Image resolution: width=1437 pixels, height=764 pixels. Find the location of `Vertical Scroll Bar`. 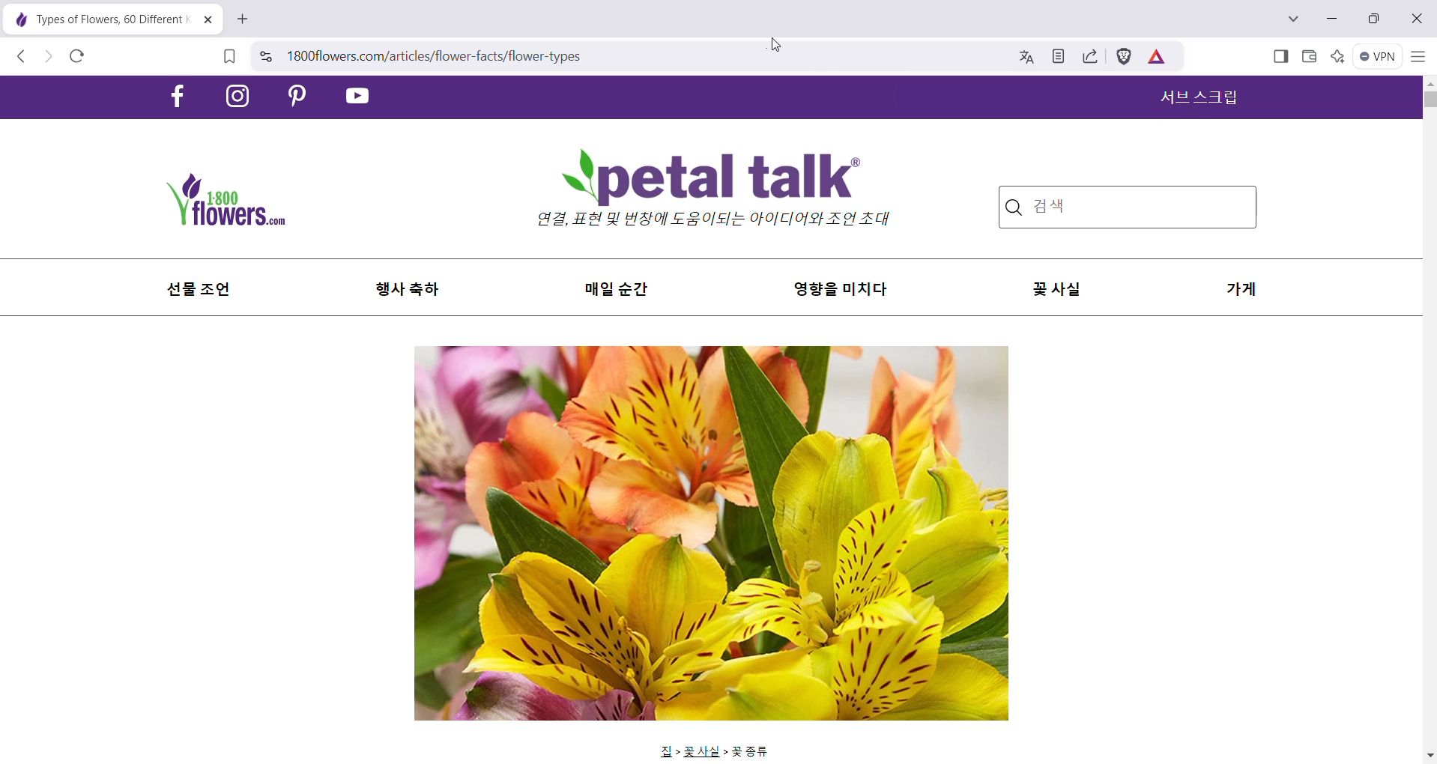

Vertical Scroll Bar is located at coordinates (1428, 420).